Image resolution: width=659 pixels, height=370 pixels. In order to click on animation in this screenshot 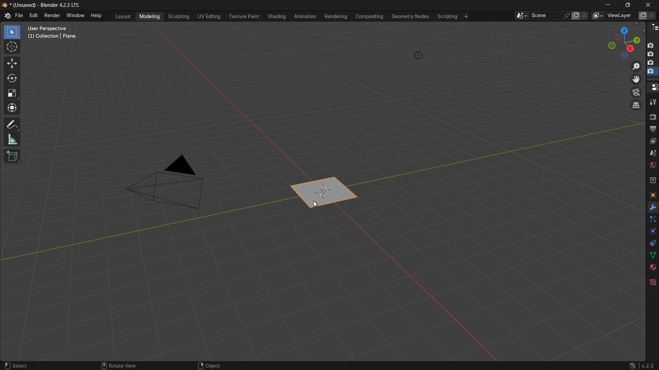, I will do `click(306, 16)`.